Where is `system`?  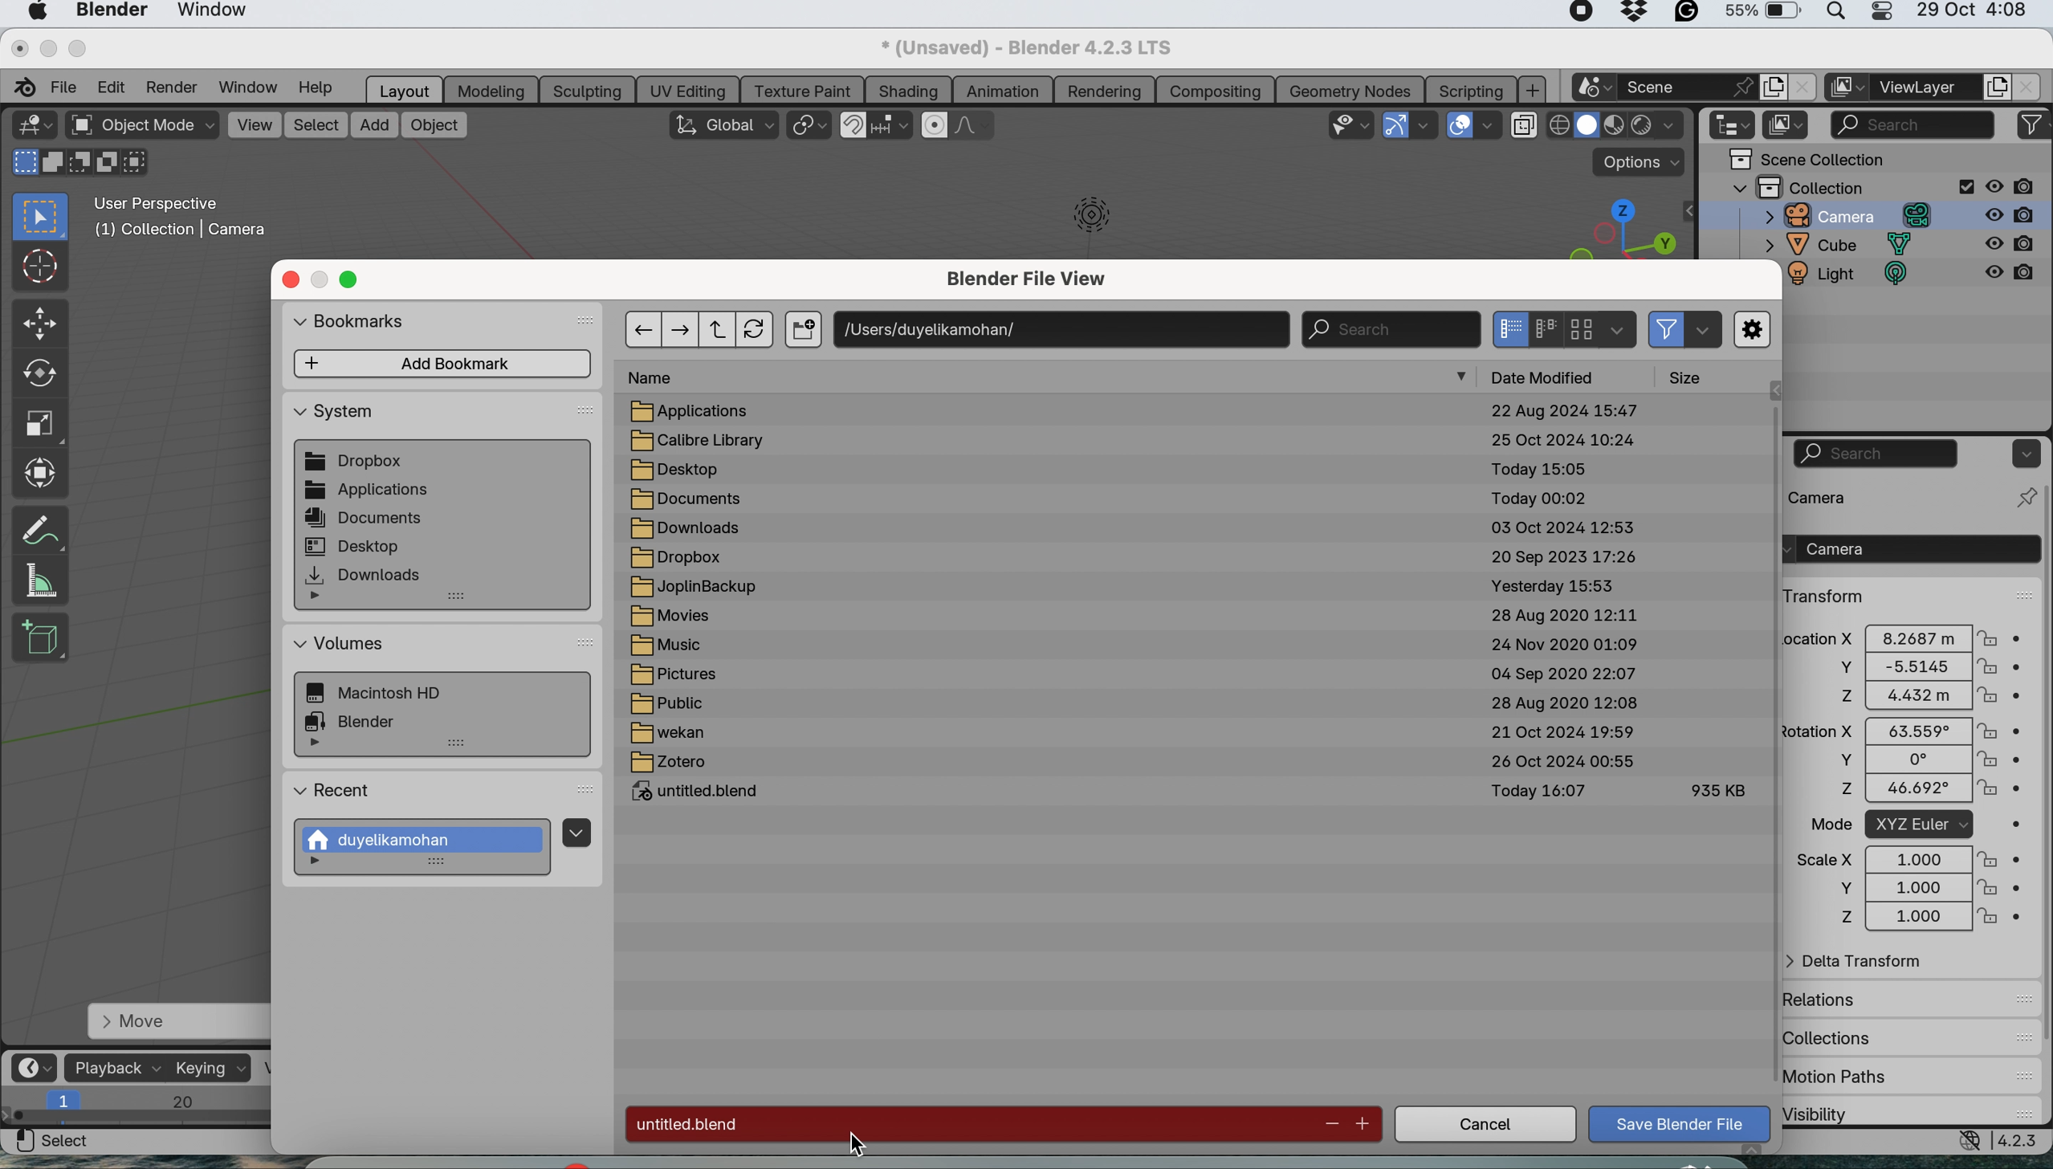 system is located at coordinates (386, 694).